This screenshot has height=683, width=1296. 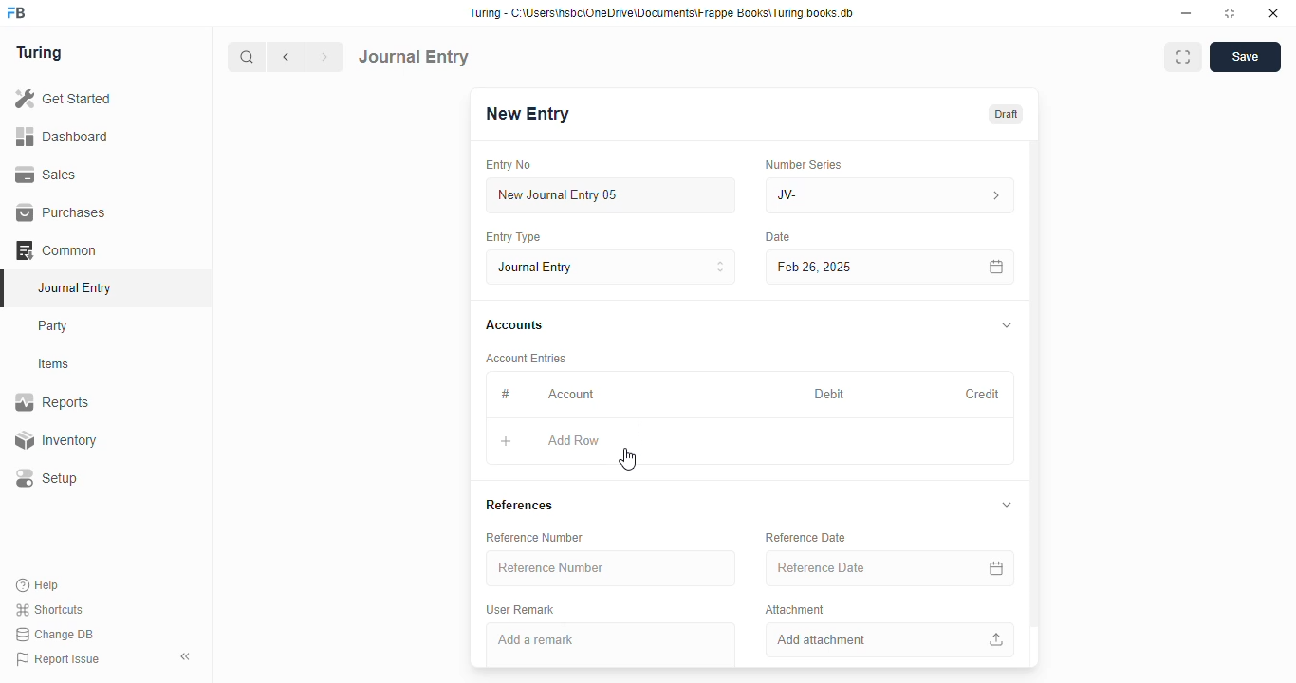 I want to click on number series, so click(x=803, y=164).